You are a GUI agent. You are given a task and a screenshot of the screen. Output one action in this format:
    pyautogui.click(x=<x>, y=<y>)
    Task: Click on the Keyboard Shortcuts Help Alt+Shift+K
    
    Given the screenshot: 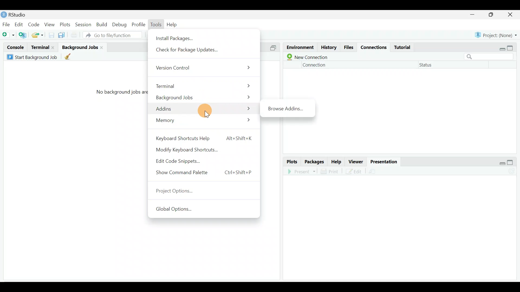 What is the action you would take?
    pyautogui.click(x=203, y=138)
    